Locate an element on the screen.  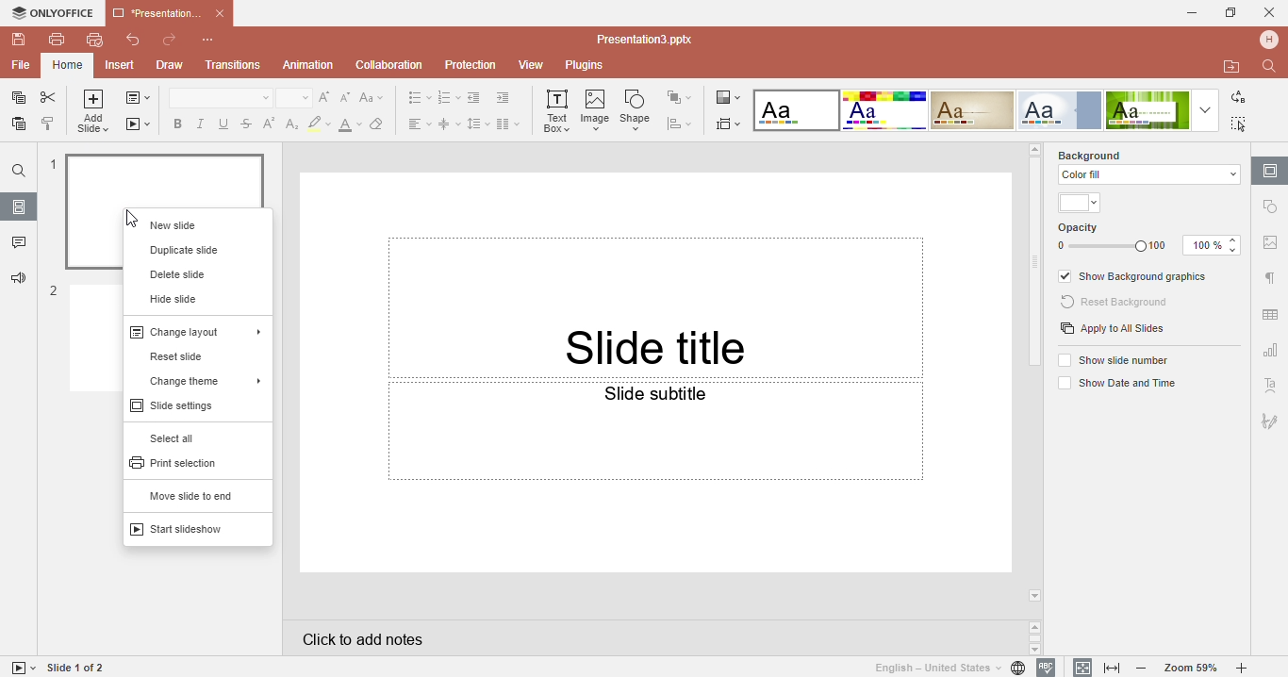
Close is located at coordinates (1270, 9).